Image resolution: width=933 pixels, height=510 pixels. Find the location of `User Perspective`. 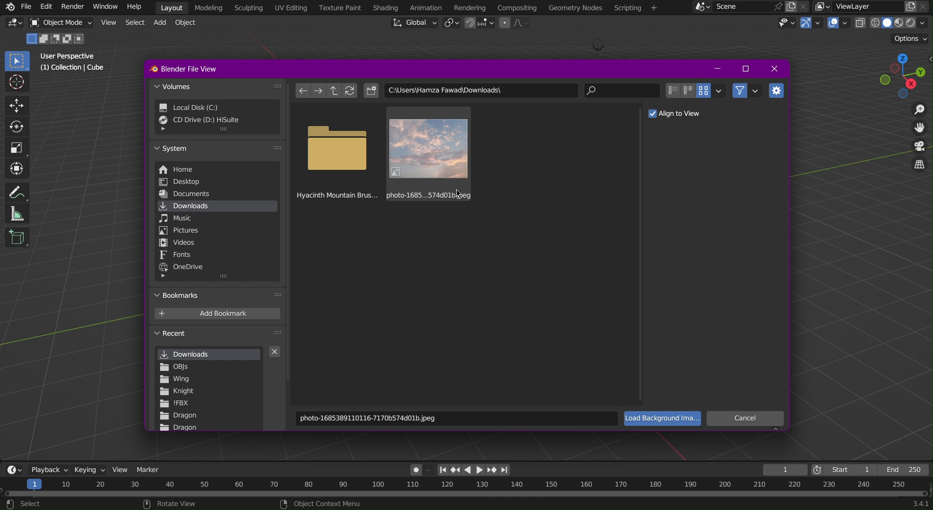

User Perspective is located at coordinates (69, 56).